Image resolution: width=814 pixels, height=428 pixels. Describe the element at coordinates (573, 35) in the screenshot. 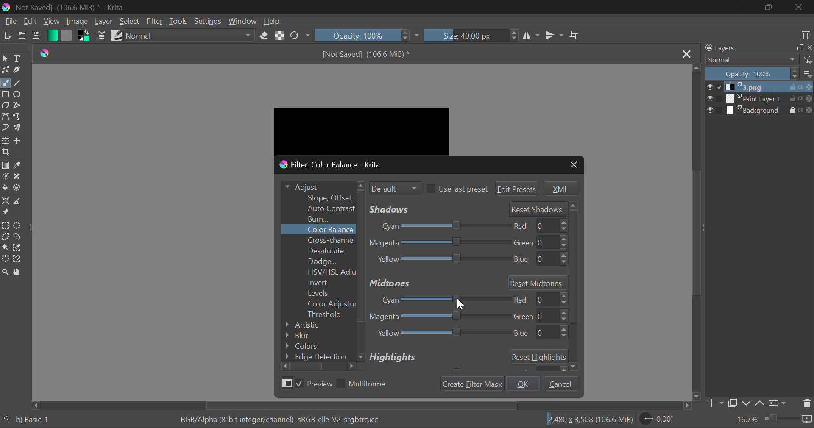

I see `Crop` at that location.